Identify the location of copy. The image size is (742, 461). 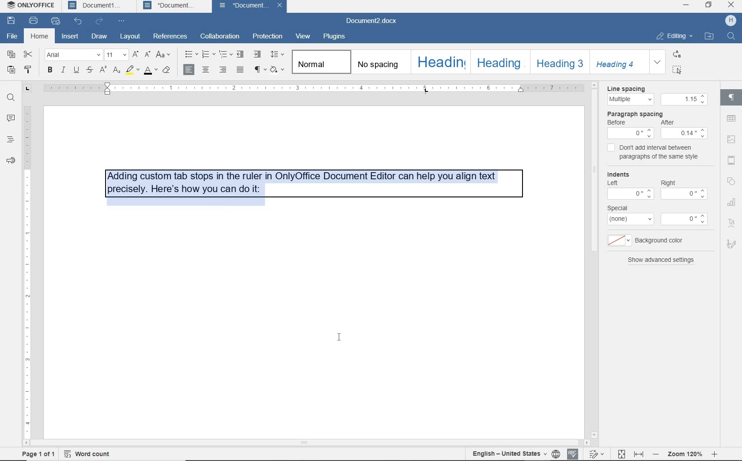
(11, 54).